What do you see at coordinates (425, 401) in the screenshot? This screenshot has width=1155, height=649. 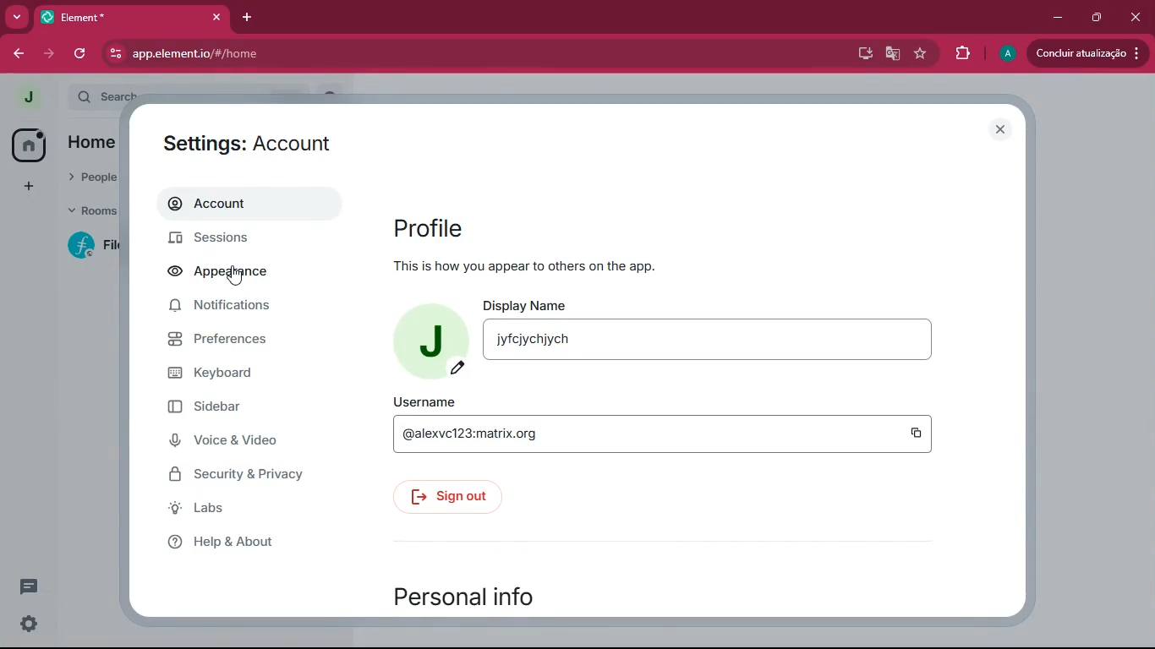 I see `Username` at bounding box center [425, 401].